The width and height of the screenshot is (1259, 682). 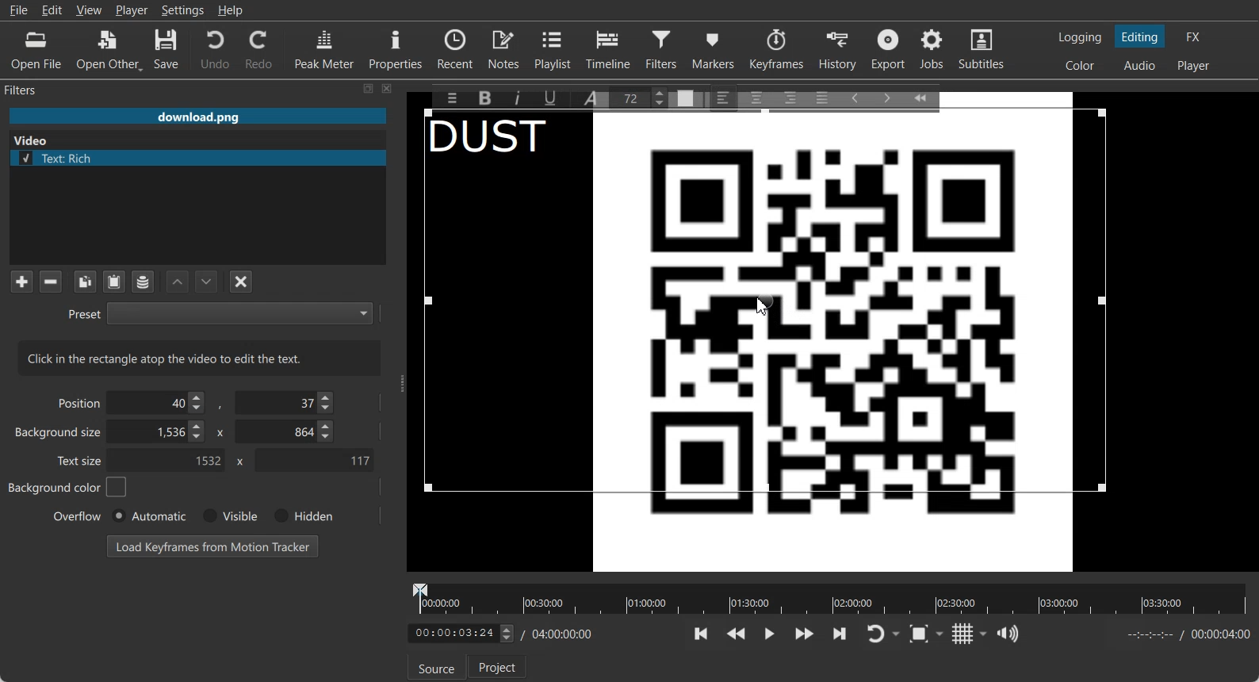 What do you see at coordinates (218, 431) in the screenshot?
I see `x` at bounding box center [218, 431].